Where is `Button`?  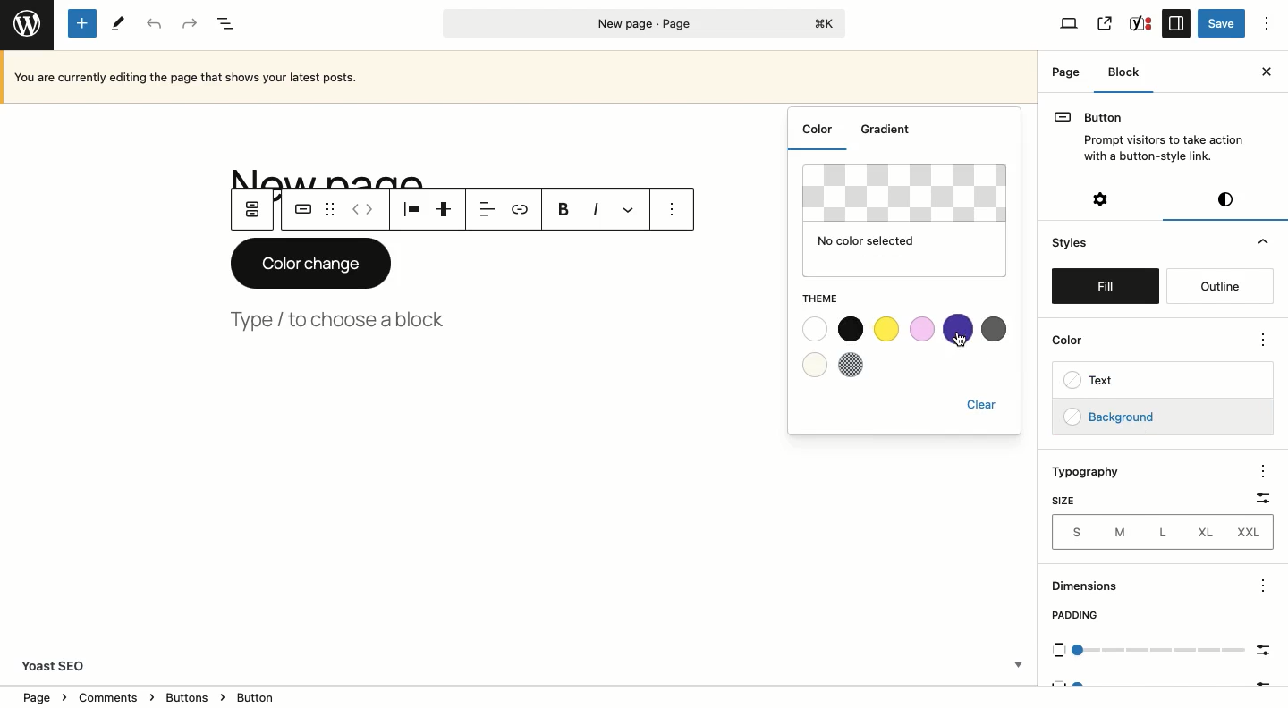
Button is located at coordinates (1148, 132).